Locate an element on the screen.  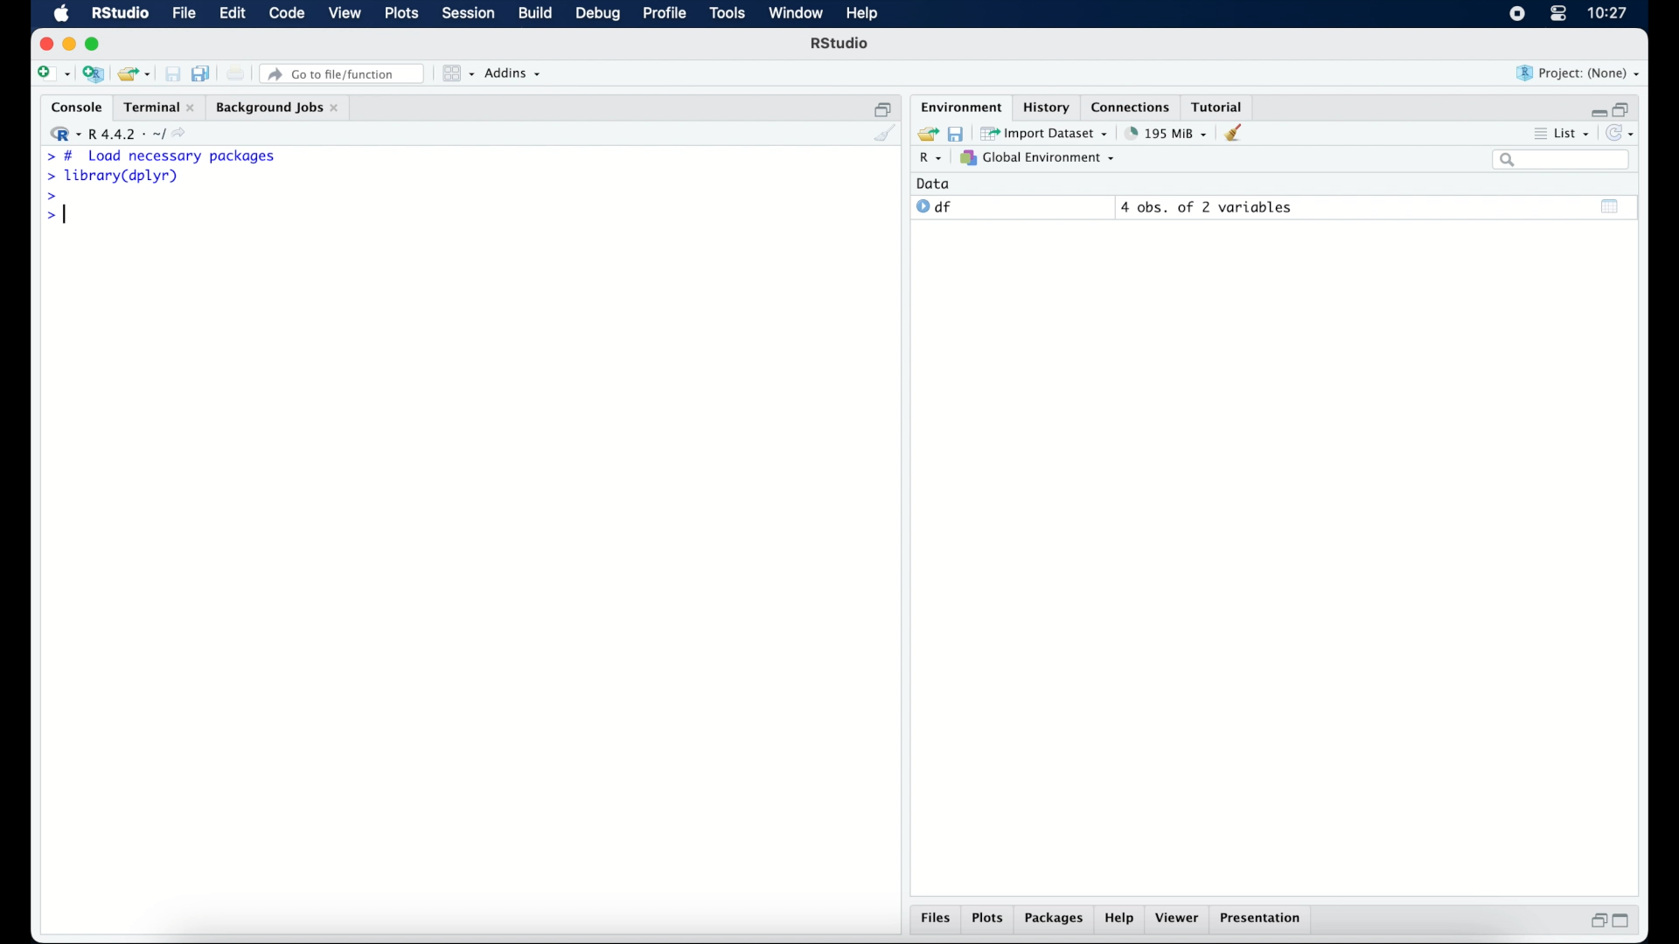
list is located at coordinates (1560, 135).